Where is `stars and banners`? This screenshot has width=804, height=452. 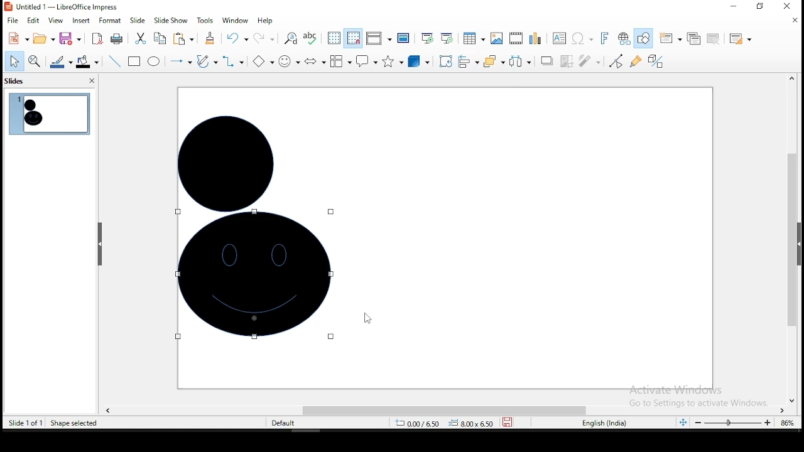
stars and banners is located at coordinates (393, 61).